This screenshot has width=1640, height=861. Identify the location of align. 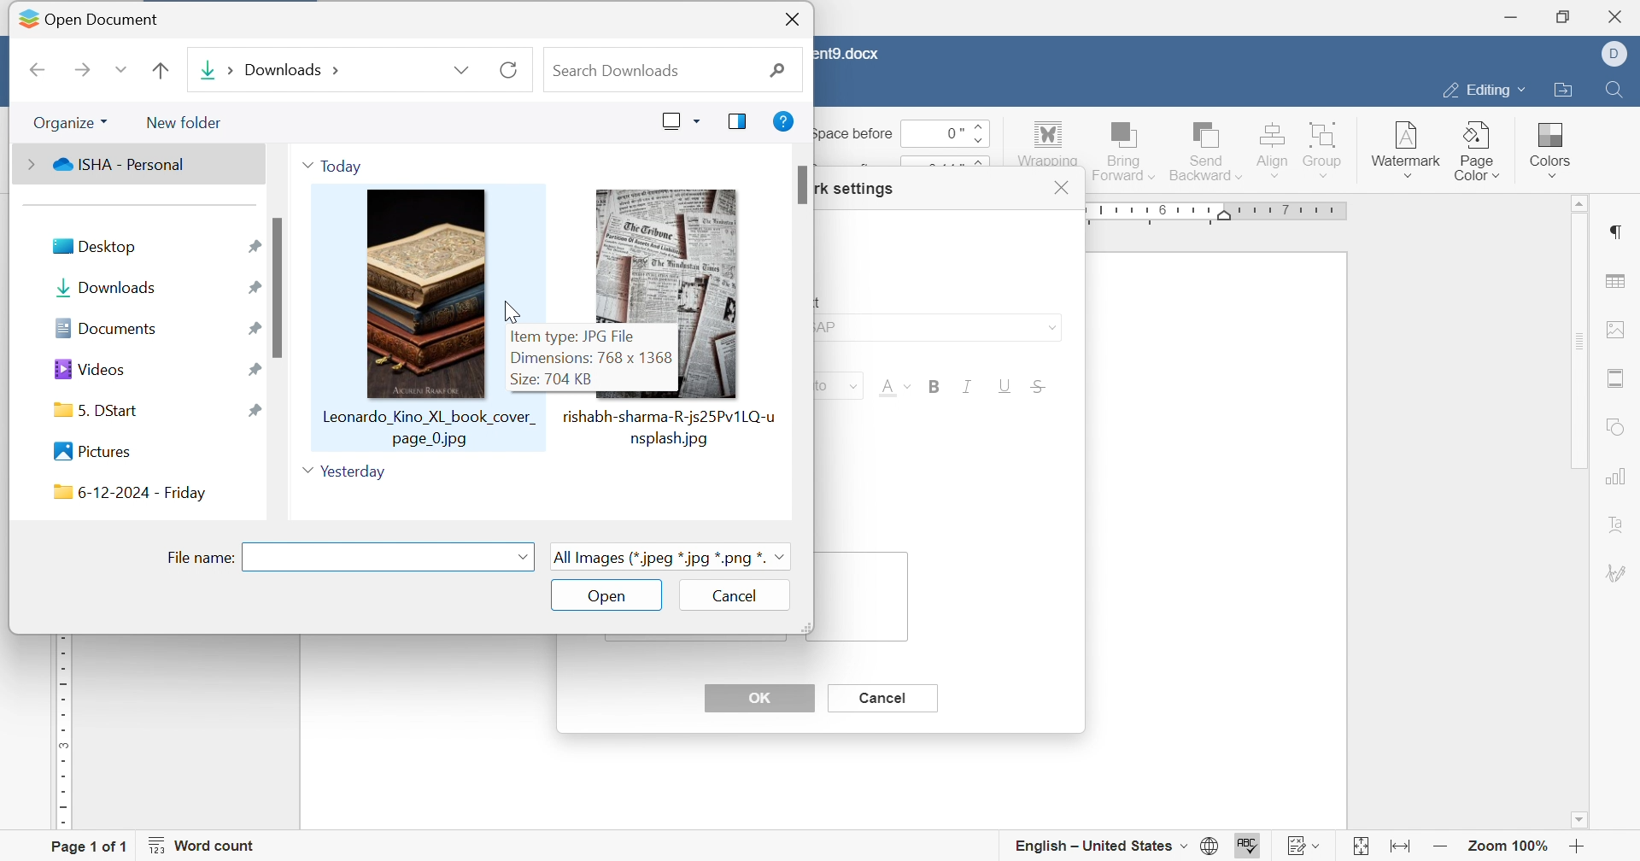
(1271, 148).